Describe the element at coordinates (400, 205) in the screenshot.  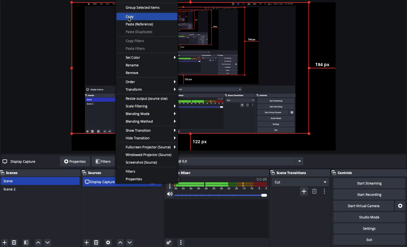
I see `Settings` at that location.